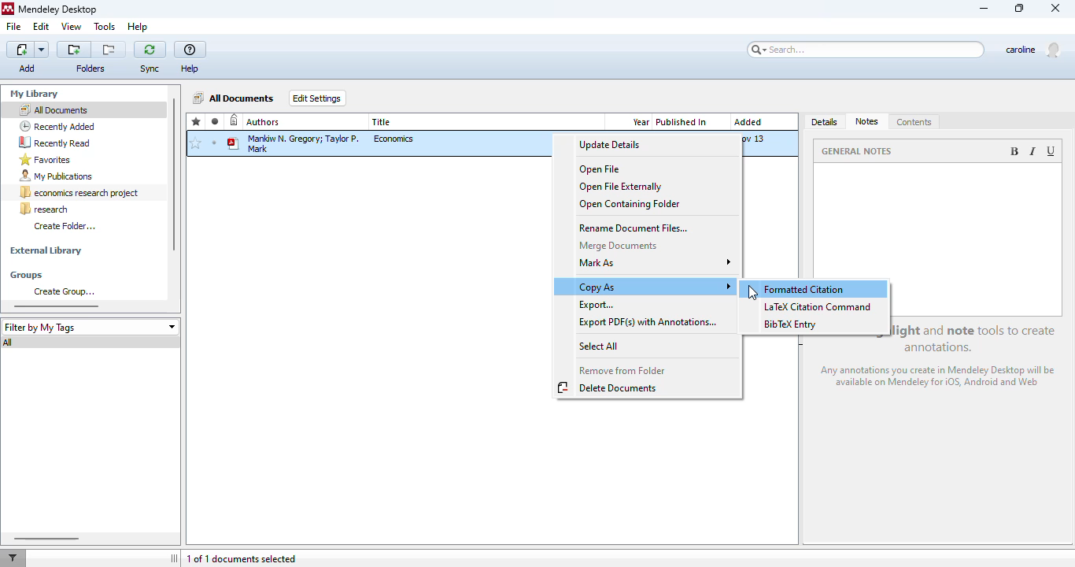 The image size is (1075, 567). I want to click on contents, so click(914, 123).